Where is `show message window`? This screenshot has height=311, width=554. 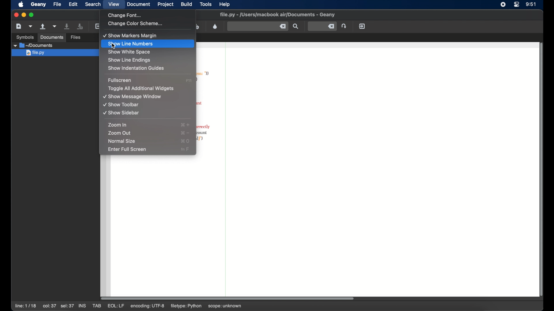
show message window is located at coordinates (133, 96).